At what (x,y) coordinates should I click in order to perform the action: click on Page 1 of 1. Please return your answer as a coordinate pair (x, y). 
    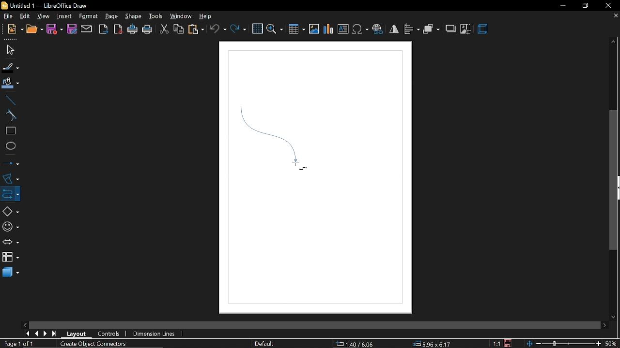
    Looking at the image, I should click on (21, 344).